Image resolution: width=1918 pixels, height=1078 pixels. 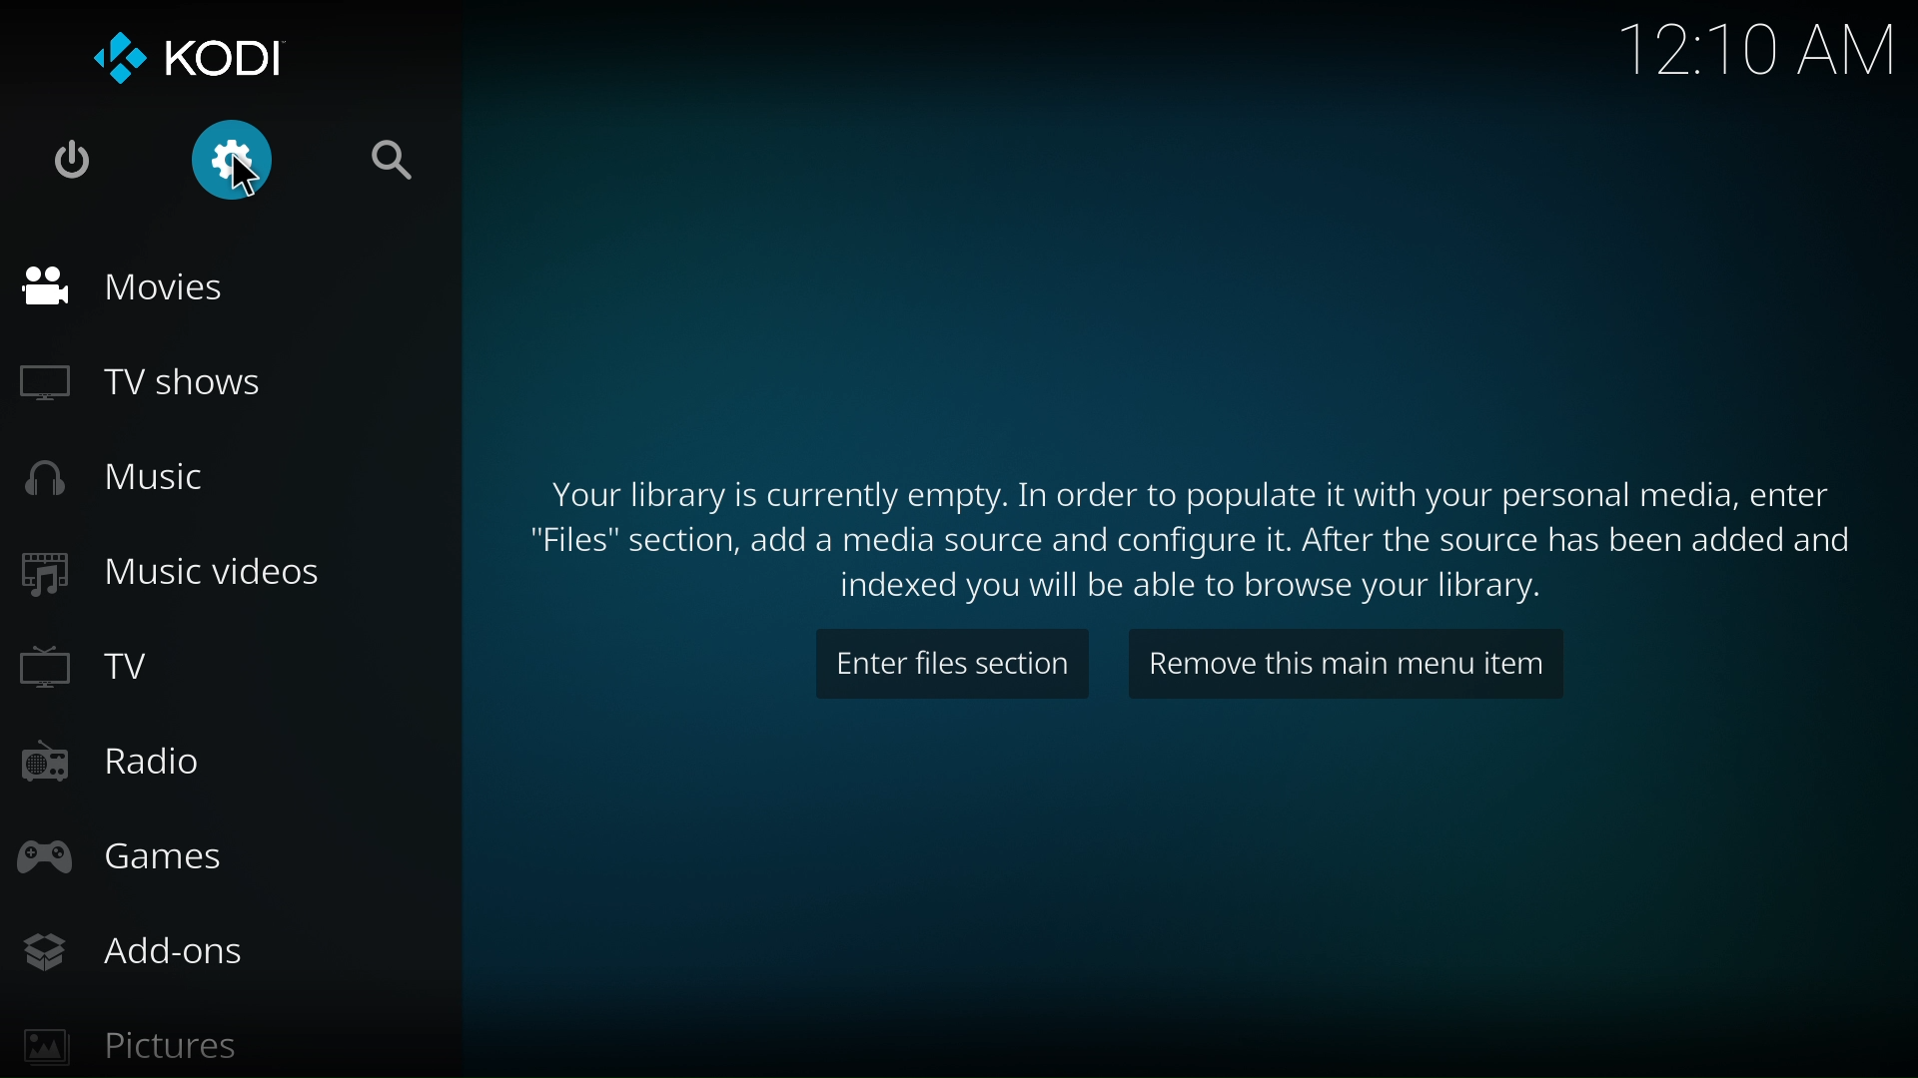 What do you see at coordinates (947, 669) in the screenshot?
I see `enter file section` at bounding box center [947, 669].